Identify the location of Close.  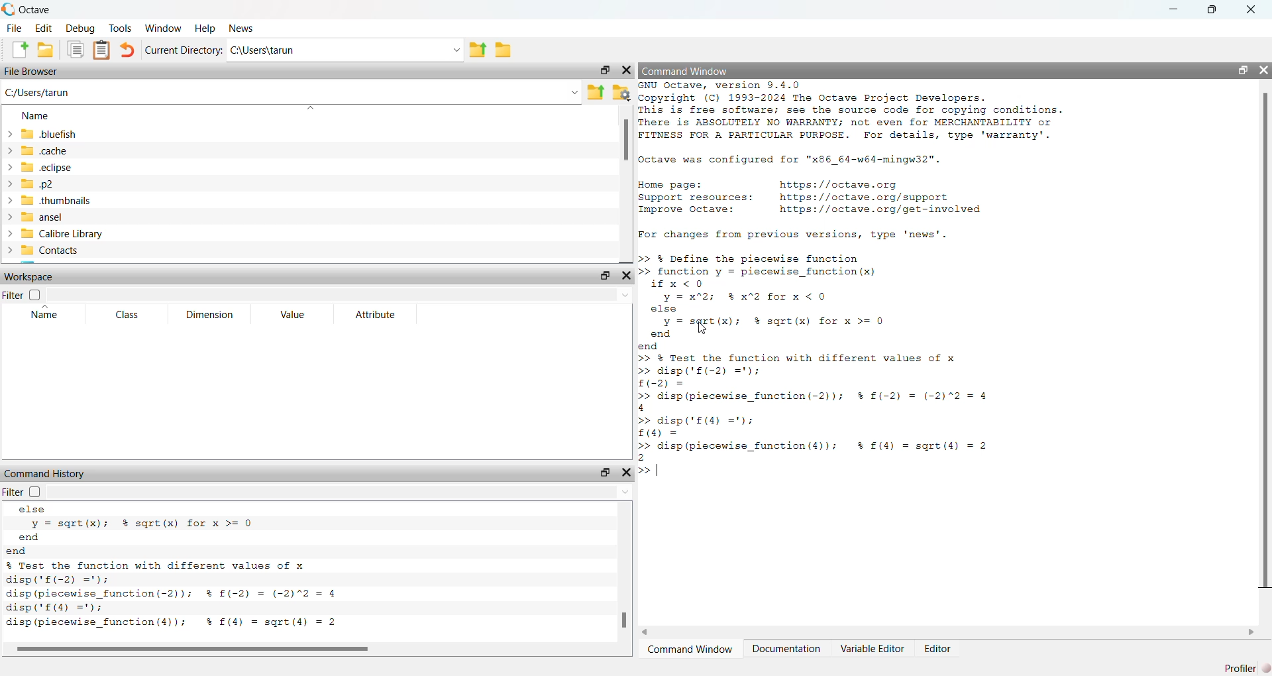
(1263, 66).